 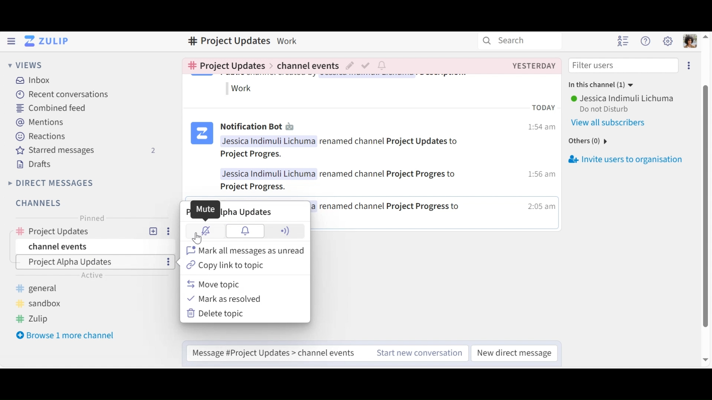 I want to click on Channel Topic, so click(x=90, y=262).